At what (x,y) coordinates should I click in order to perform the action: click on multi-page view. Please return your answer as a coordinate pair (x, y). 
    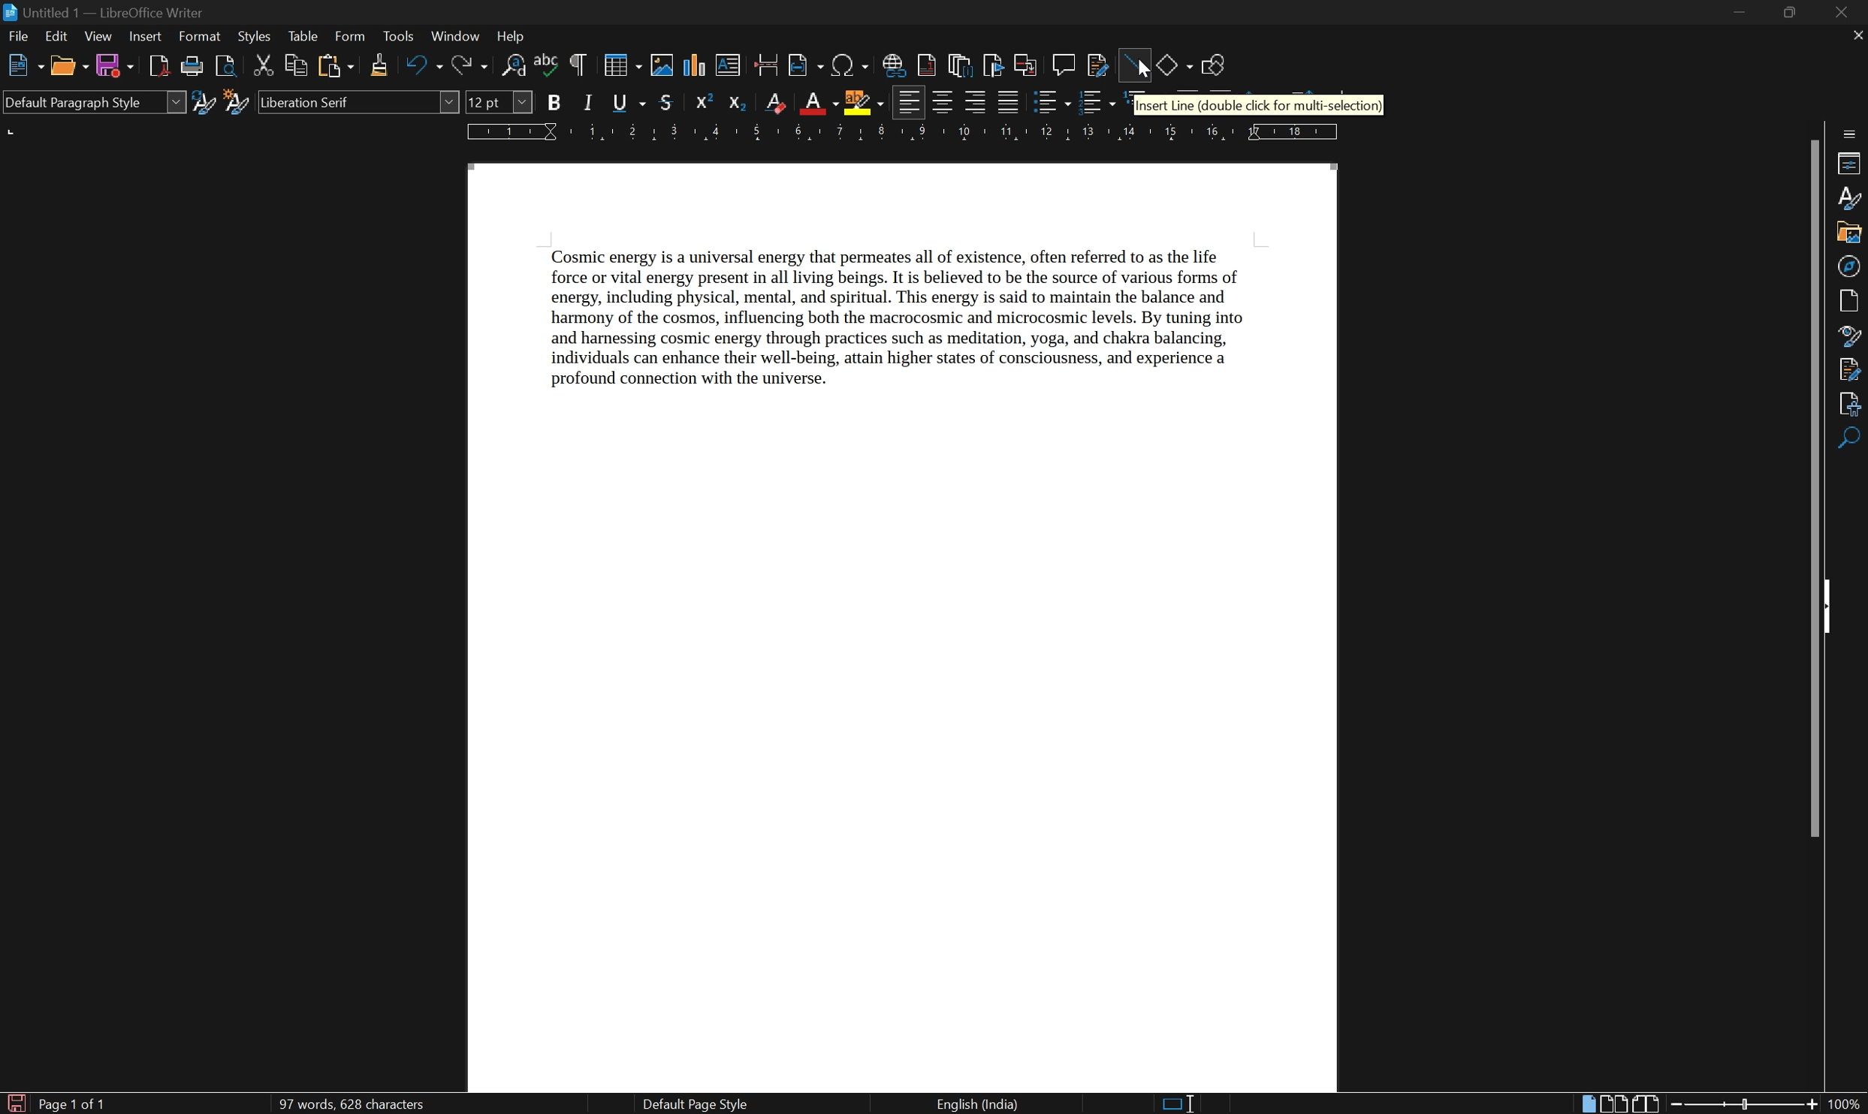
    Looking at the image, I should click on (1616, 1103).